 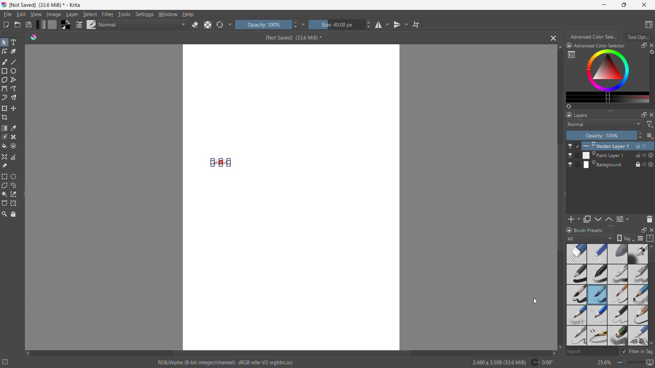 What do you see at coordinates (651, 246) in the screenshot?
I see `scroll up` at bounding box center [651, 246].